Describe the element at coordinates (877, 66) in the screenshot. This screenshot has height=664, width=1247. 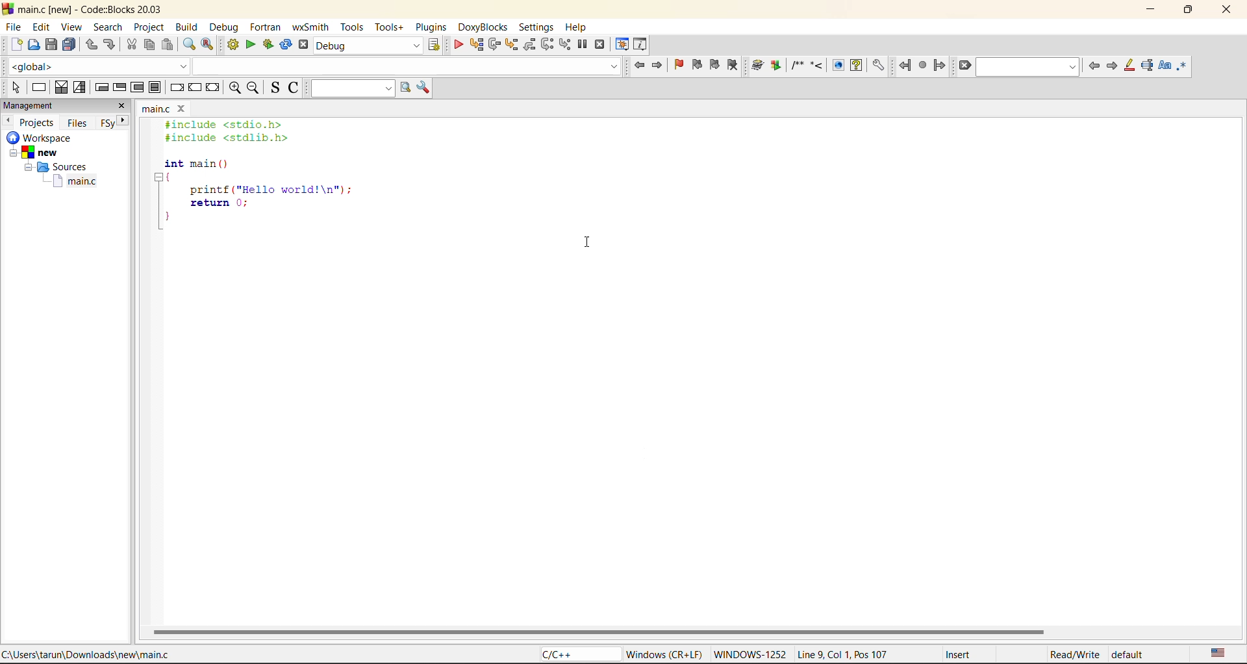
I see `Open DoxyBlocks' preferences` at that location.